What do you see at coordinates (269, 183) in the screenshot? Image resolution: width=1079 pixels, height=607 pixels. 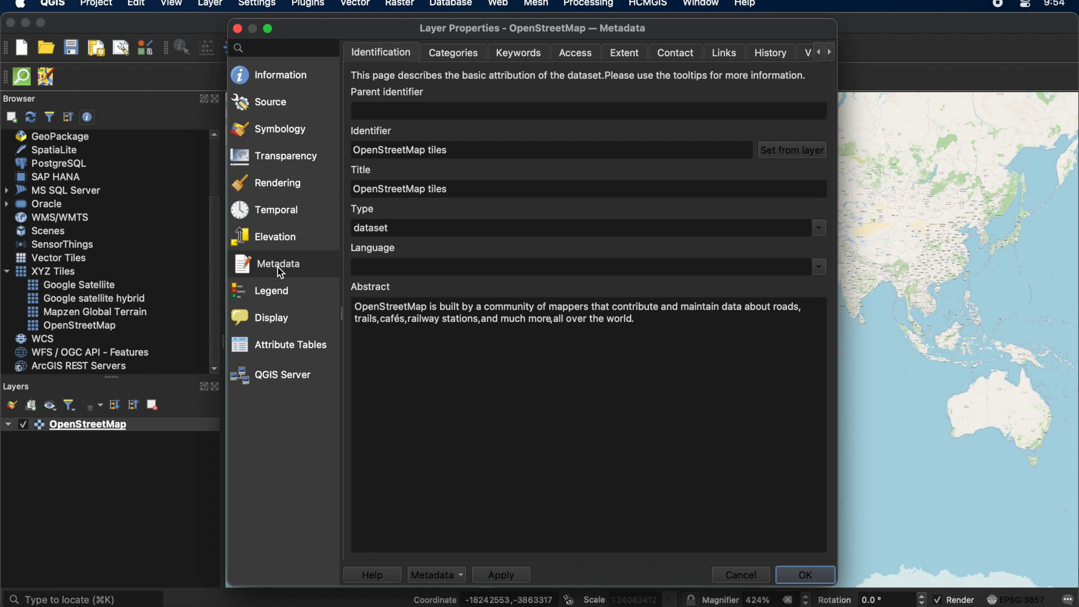 I see `rendering` at bounding box center [269, 183].